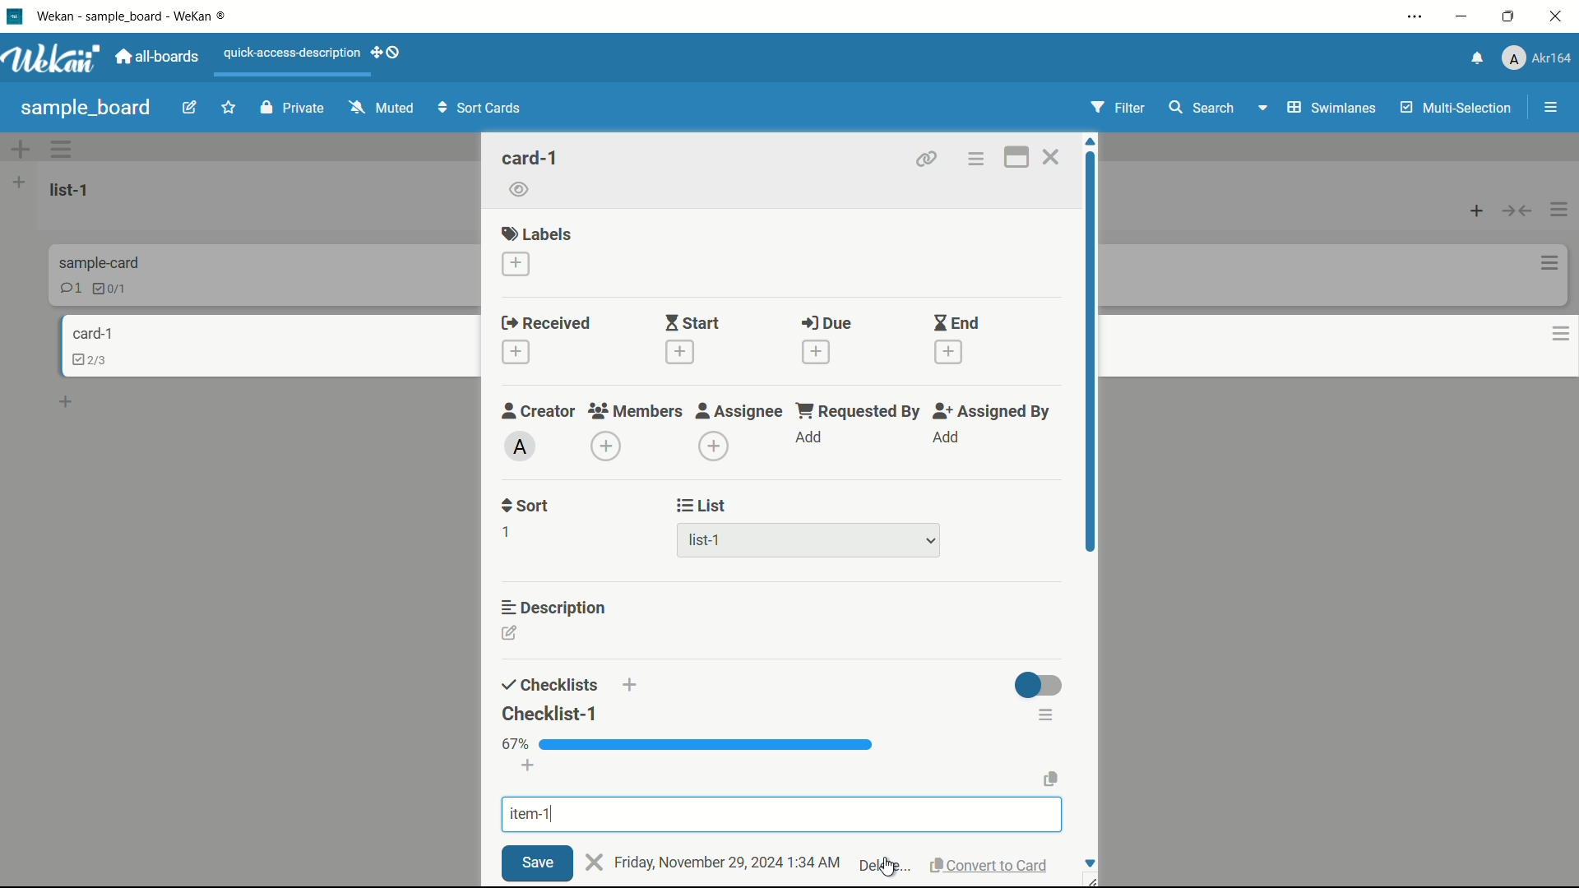  Describe the element at coordinates (539, 863) in the screenshot. I see `save` at that location.